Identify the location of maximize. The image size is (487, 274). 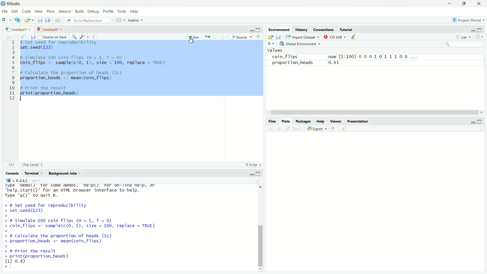
(464, 3).